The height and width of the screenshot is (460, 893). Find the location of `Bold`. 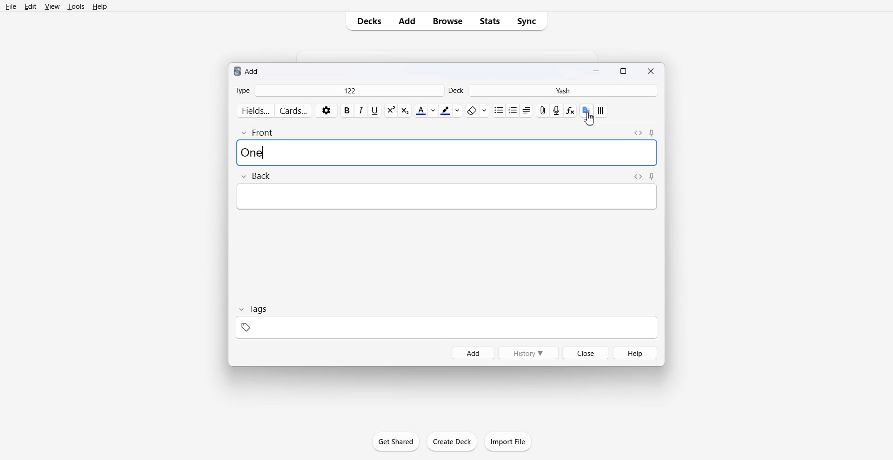

Bold is located at coordinates (347, 111).